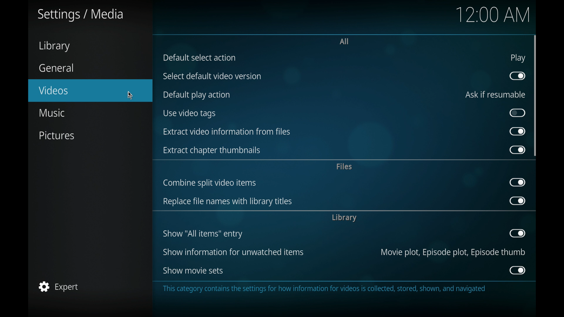 This screenshot has height=317, width=564. I want to click on toggle button, so click(517, 131).